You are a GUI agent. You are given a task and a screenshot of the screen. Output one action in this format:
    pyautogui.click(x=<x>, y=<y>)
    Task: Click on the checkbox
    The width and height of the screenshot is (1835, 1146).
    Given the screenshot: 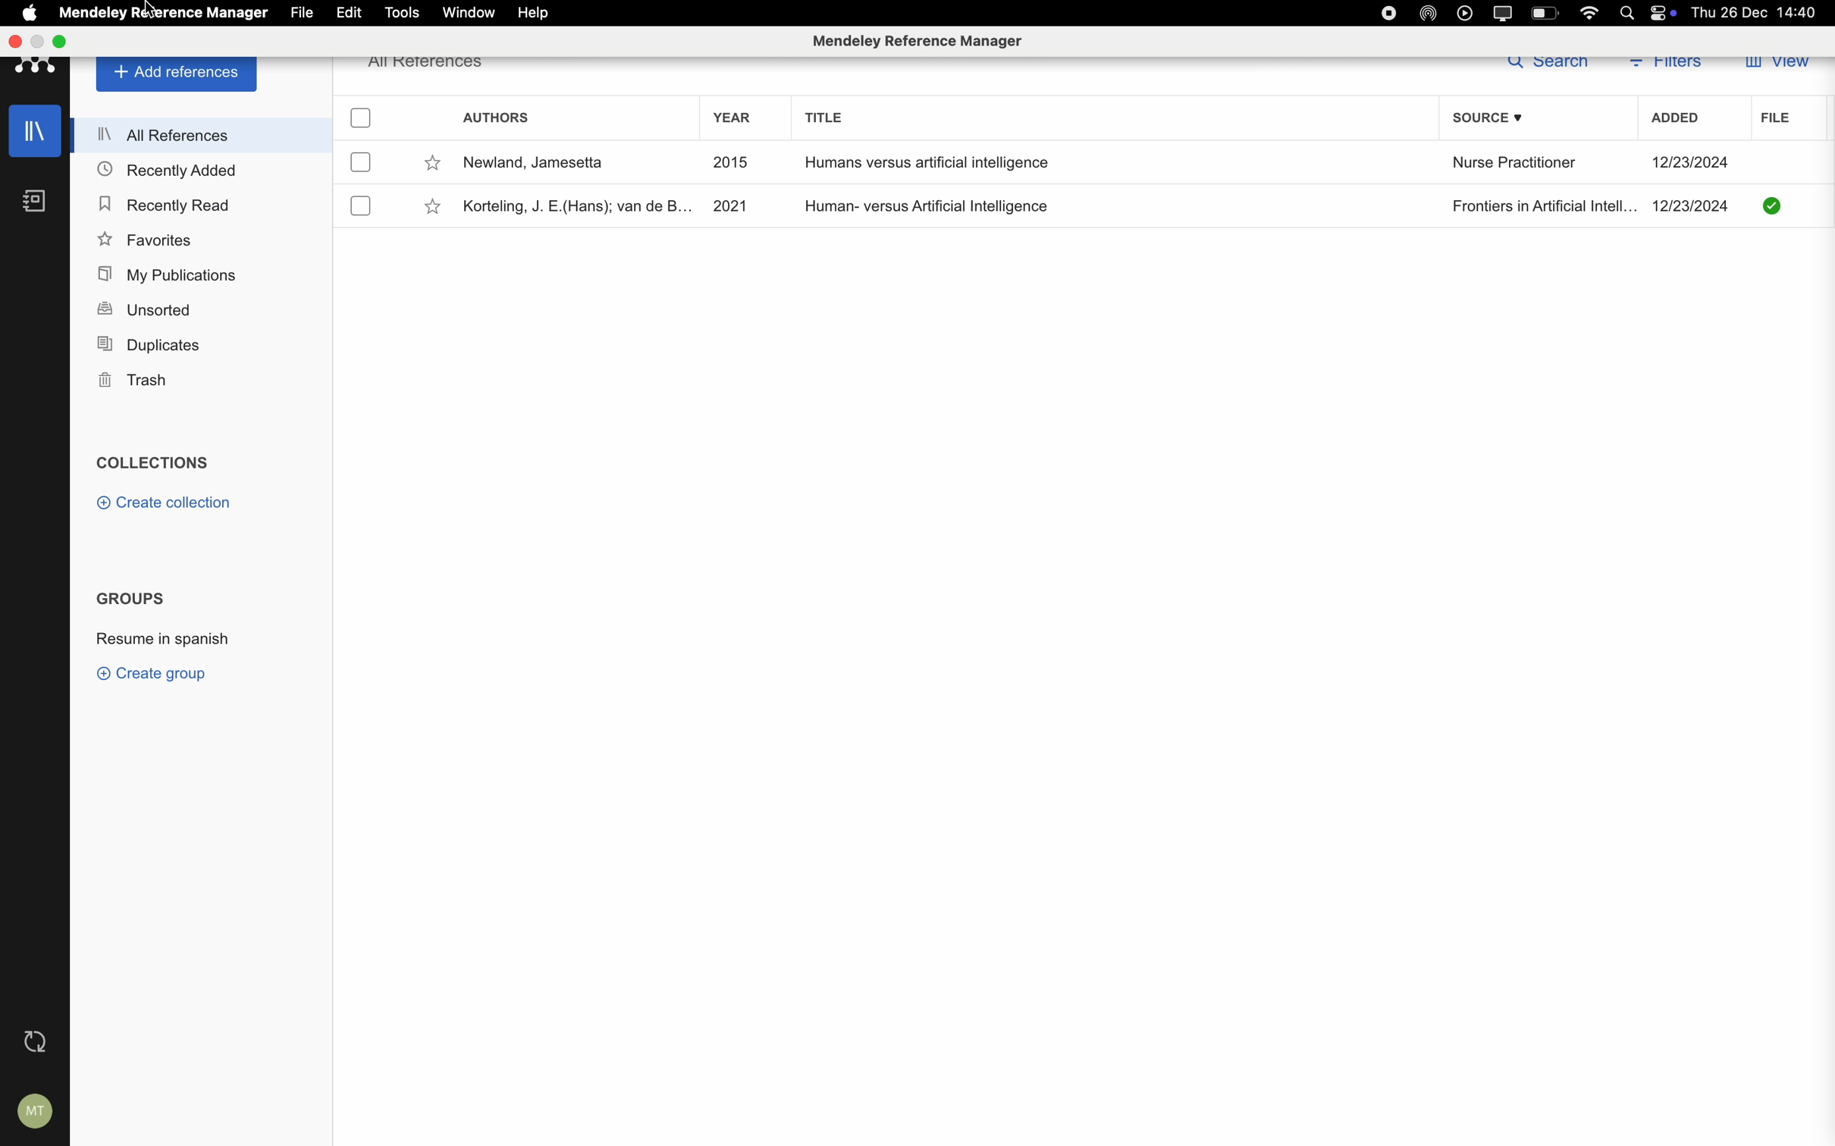 What is the action you would take?
    pyautogui.click(x=362, y=207)
    